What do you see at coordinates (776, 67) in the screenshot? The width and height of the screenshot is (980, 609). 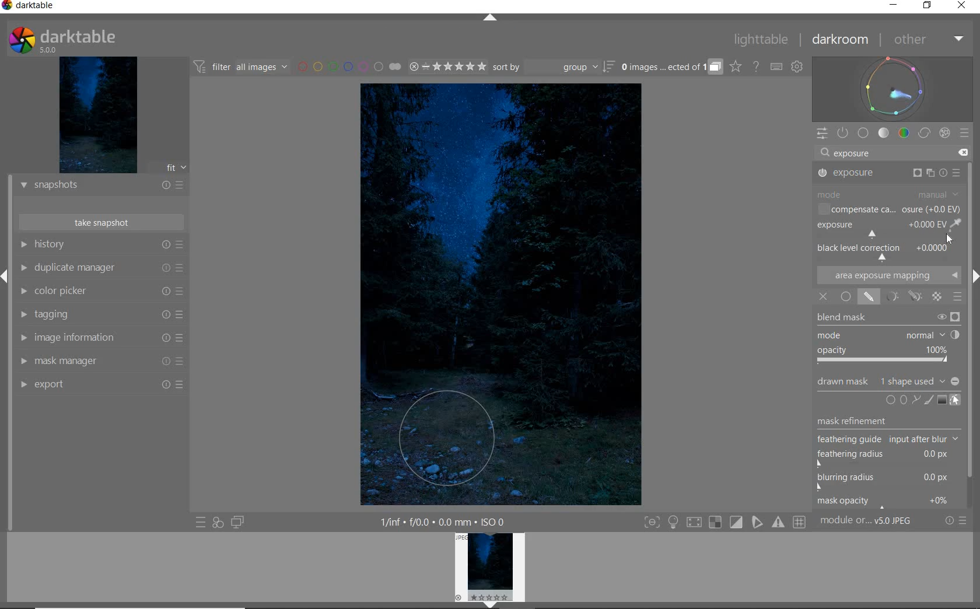 I see `SET KEYBOARD SHORTCUTS` at bounding box center [776, 67].